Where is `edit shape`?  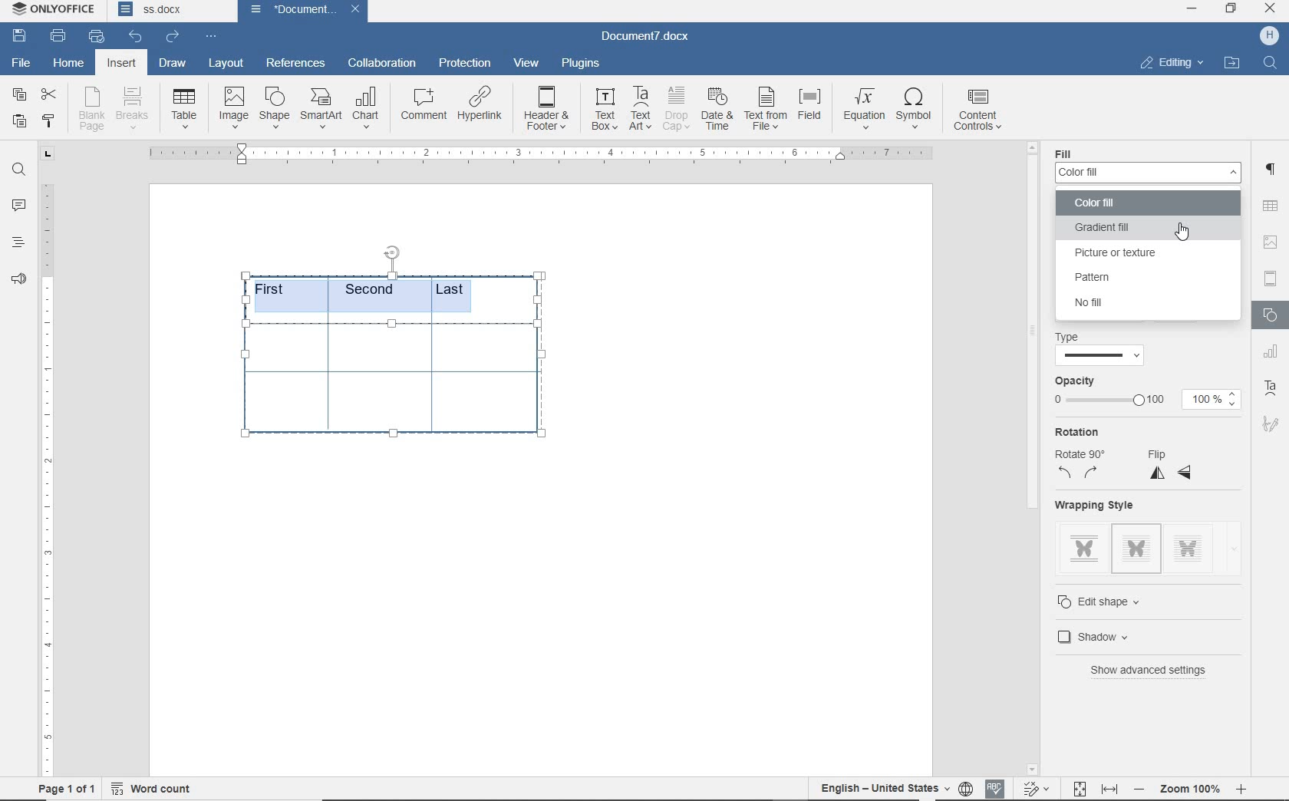 edit shape is located at coordinates (1114, 602).